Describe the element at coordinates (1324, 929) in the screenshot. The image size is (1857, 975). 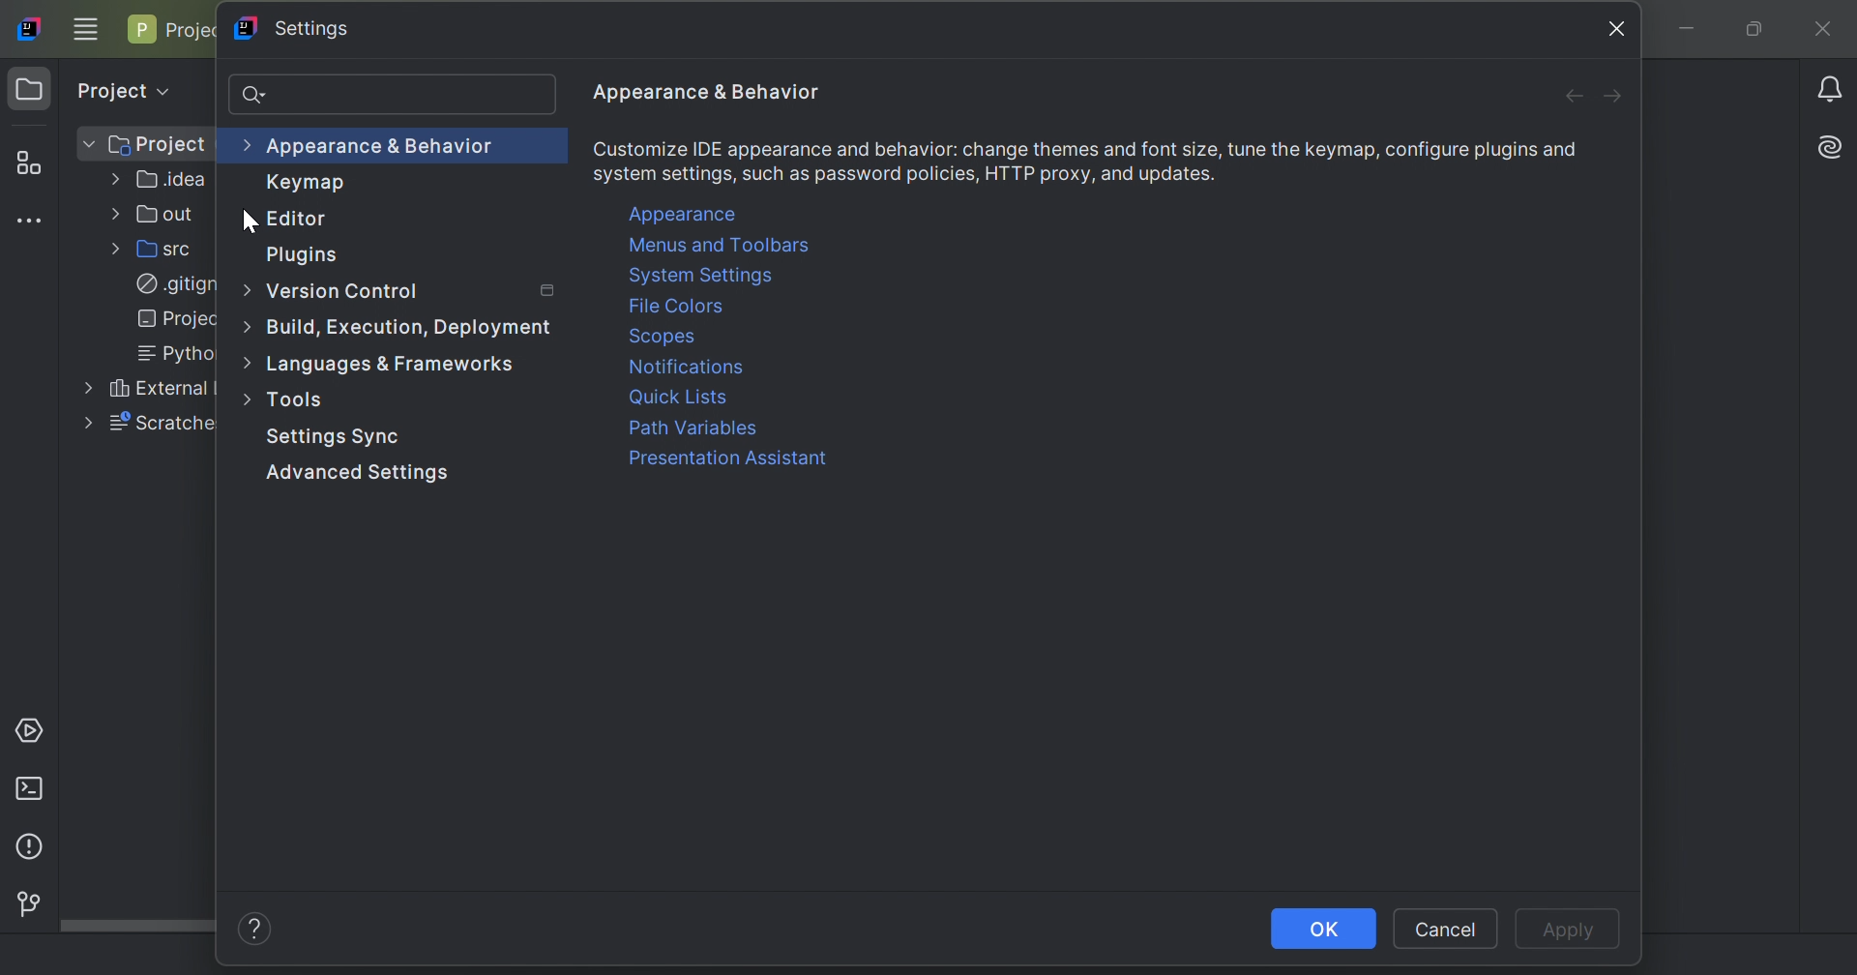
I see `OK` at that location.